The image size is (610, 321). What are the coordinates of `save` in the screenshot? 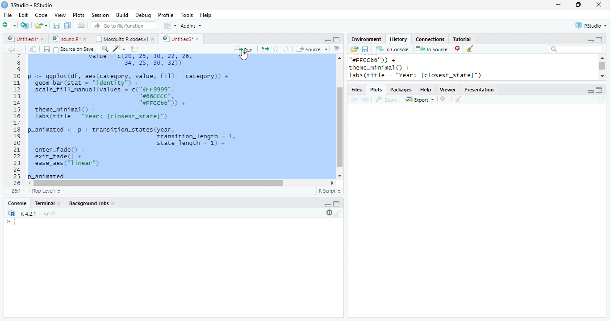 It's located at (56, 25).